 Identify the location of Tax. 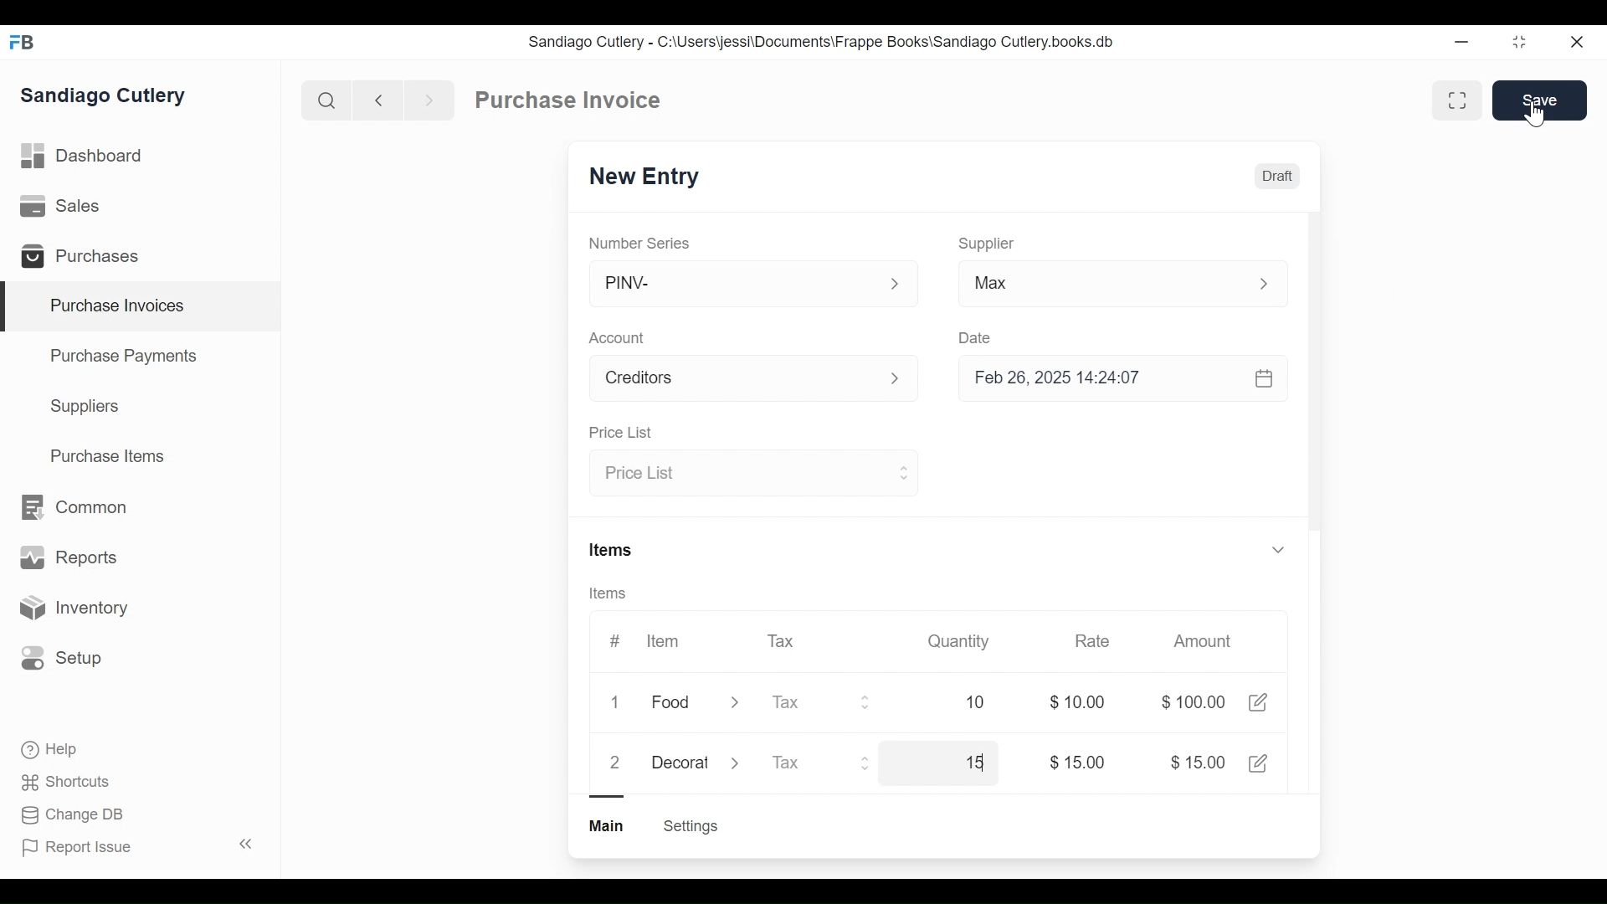
(783, 639).